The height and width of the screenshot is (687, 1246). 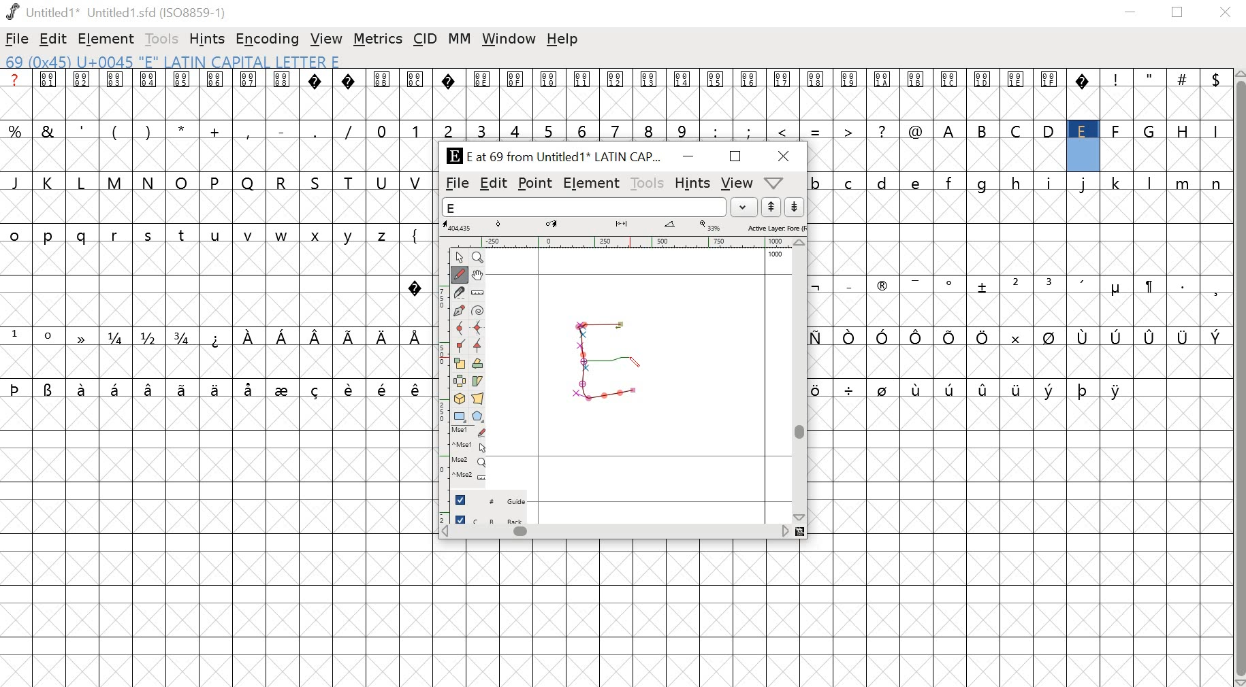 I want to click on tools, so click(x=645, y=182).